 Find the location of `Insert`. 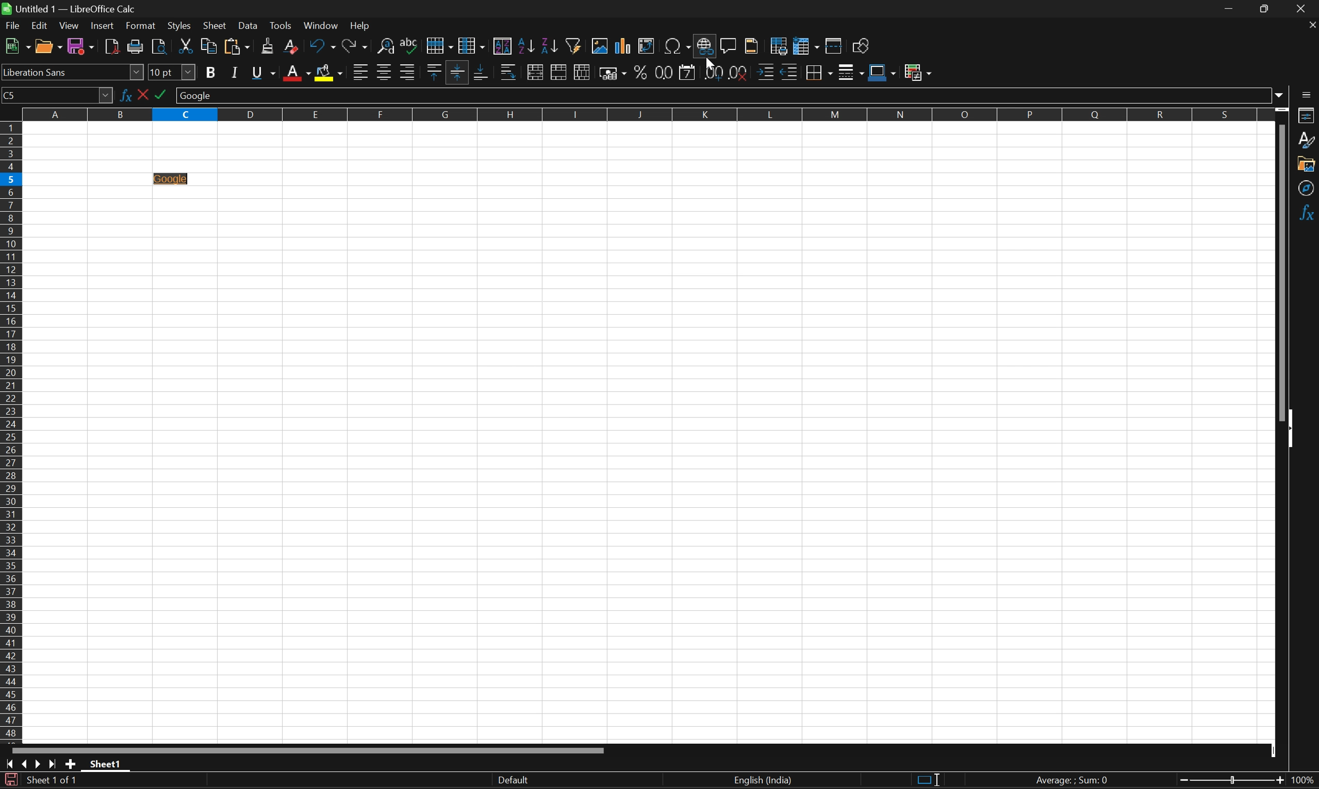

Insert is located at coordinates (104, 26).